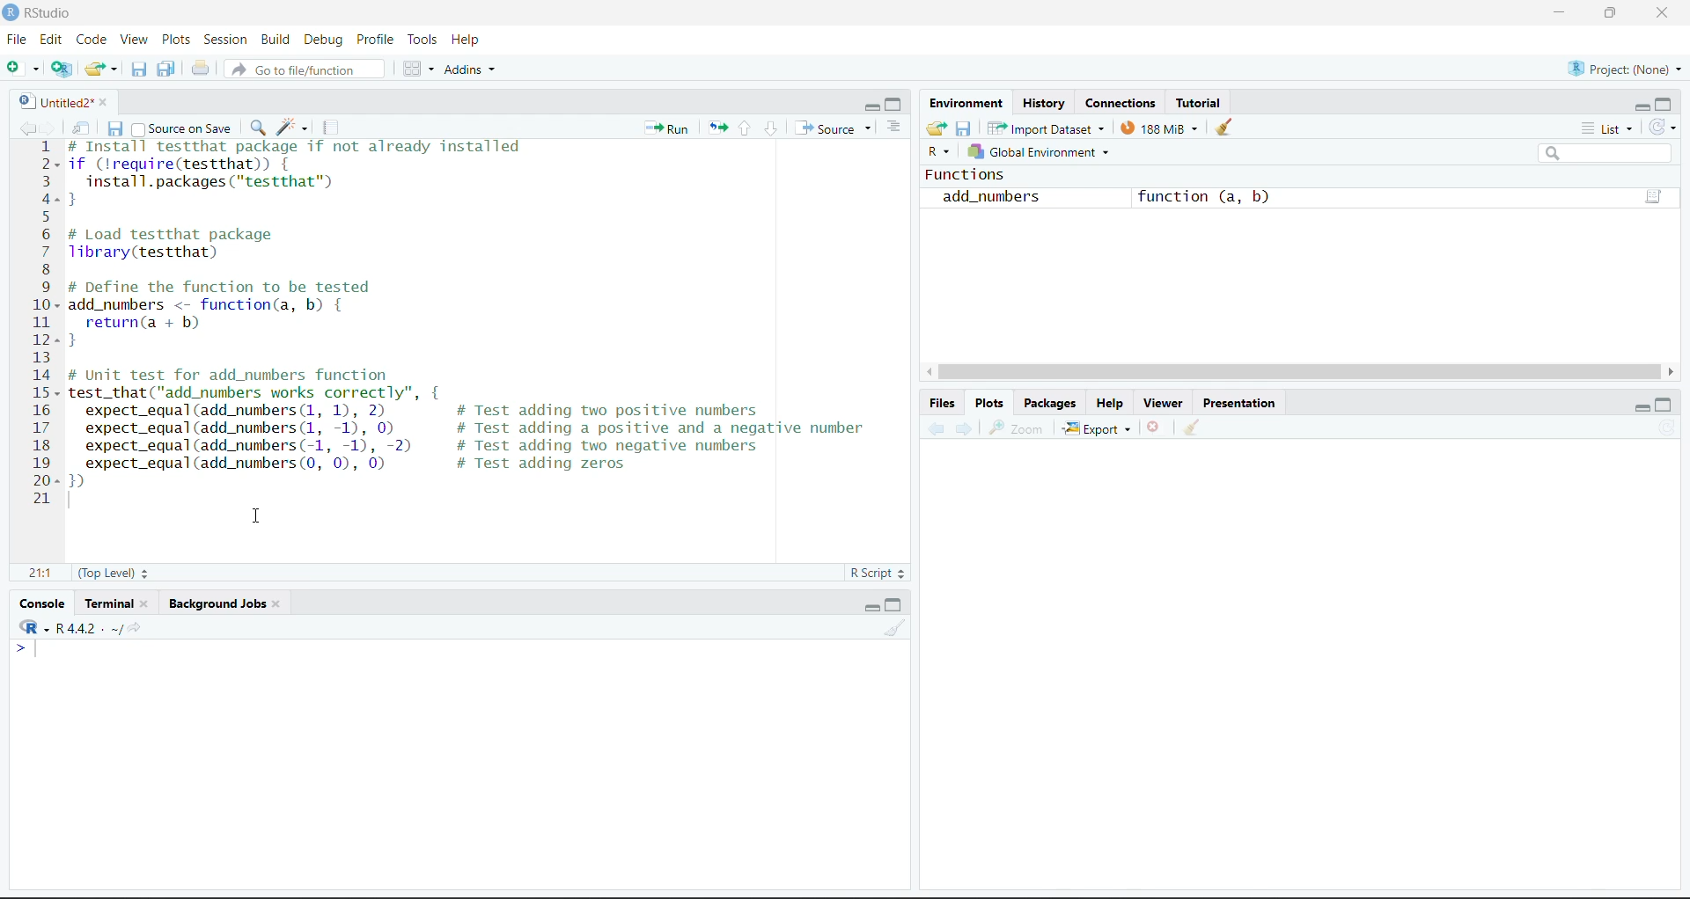 This screenshot has width=1690, height=899. Describe the element at coordinates (178, 40) in the screenshot. I see `Plots` at that location.